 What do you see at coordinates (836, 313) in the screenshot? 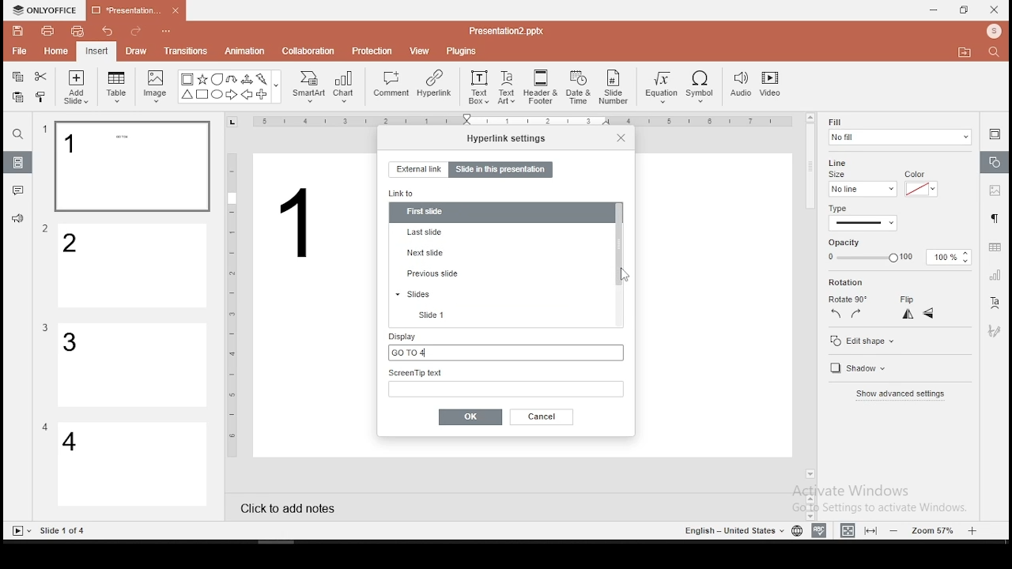
I see `rotate 90 counterclockwise` at bounding box center [836, 313].